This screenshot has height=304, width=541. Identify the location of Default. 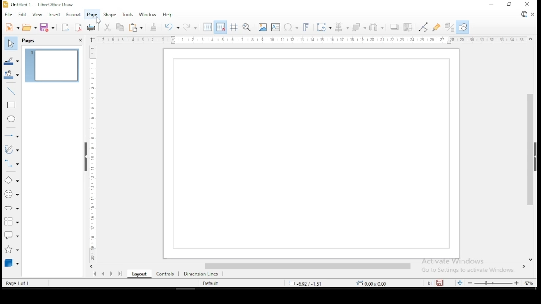
(214, 283).